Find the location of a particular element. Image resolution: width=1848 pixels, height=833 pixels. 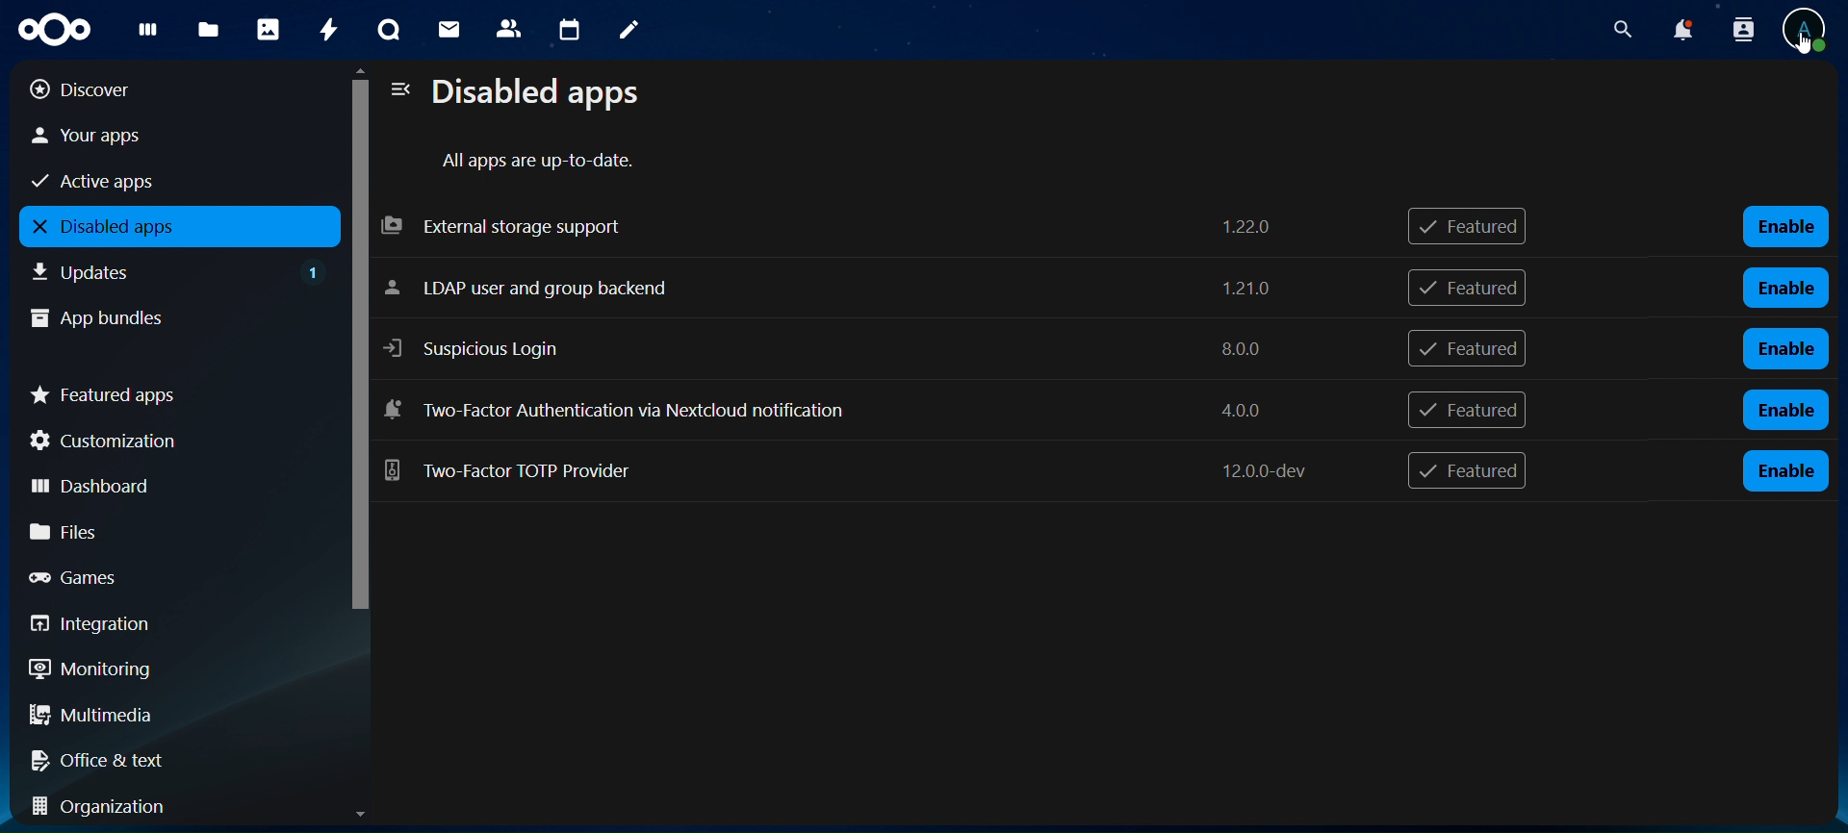

organization is located at coordinates (173, 806).